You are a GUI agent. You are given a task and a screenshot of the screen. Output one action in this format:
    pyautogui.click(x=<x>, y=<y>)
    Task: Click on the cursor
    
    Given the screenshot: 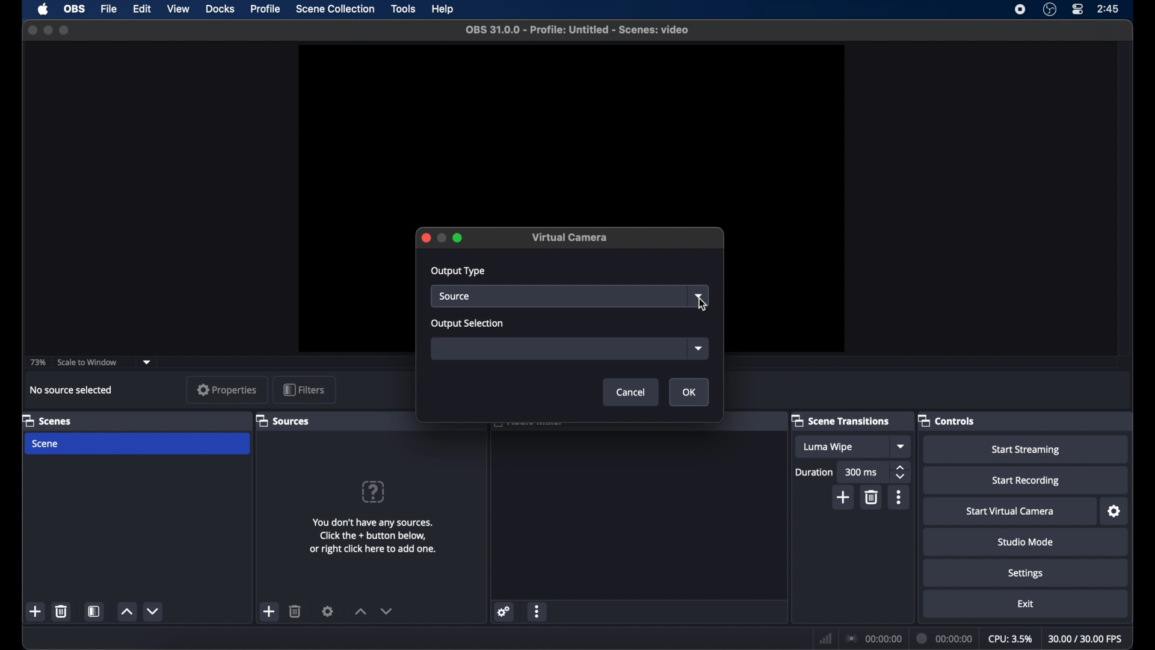 What is the action you would take?
    pyautogui.click(x=703, y=305)
    